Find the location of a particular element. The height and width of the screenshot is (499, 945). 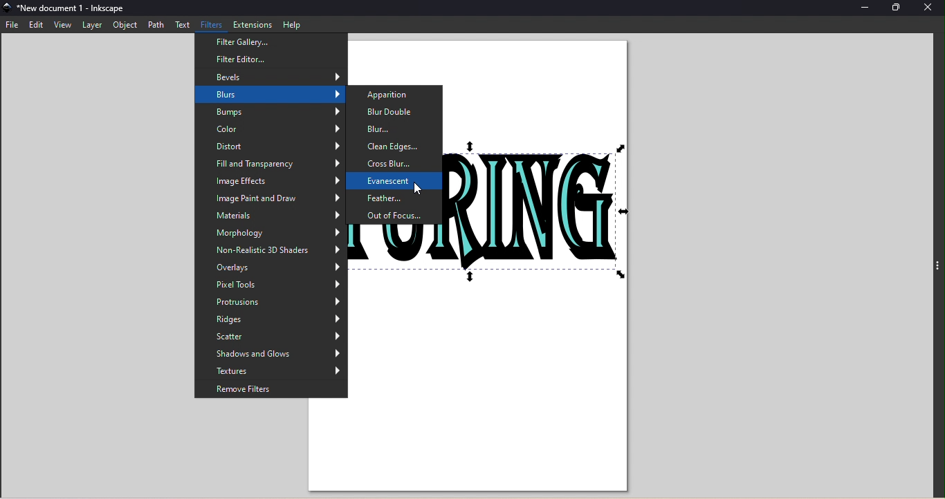

Apparition is located at coordinates (392, 96).